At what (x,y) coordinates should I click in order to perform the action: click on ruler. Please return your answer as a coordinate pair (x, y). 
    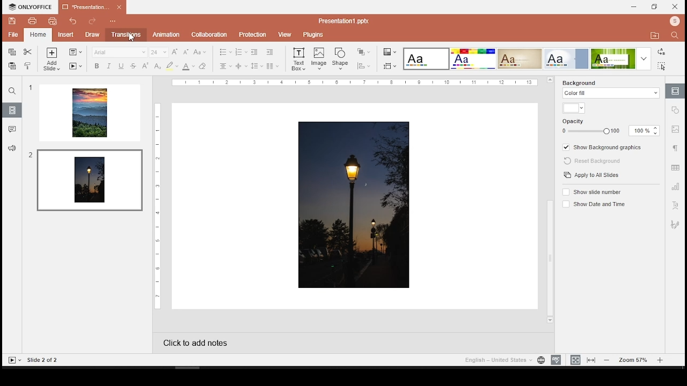
    Looking at the image, I should click on (155, 206).